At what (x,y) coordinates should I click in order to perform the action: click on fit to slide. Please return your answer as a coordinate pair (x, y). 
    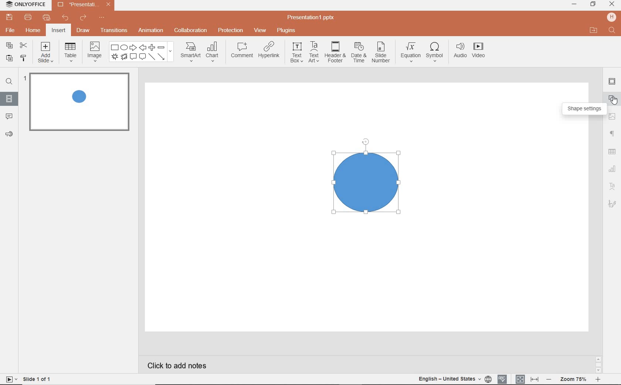
    Looking at the image, I should click on (520, 379).